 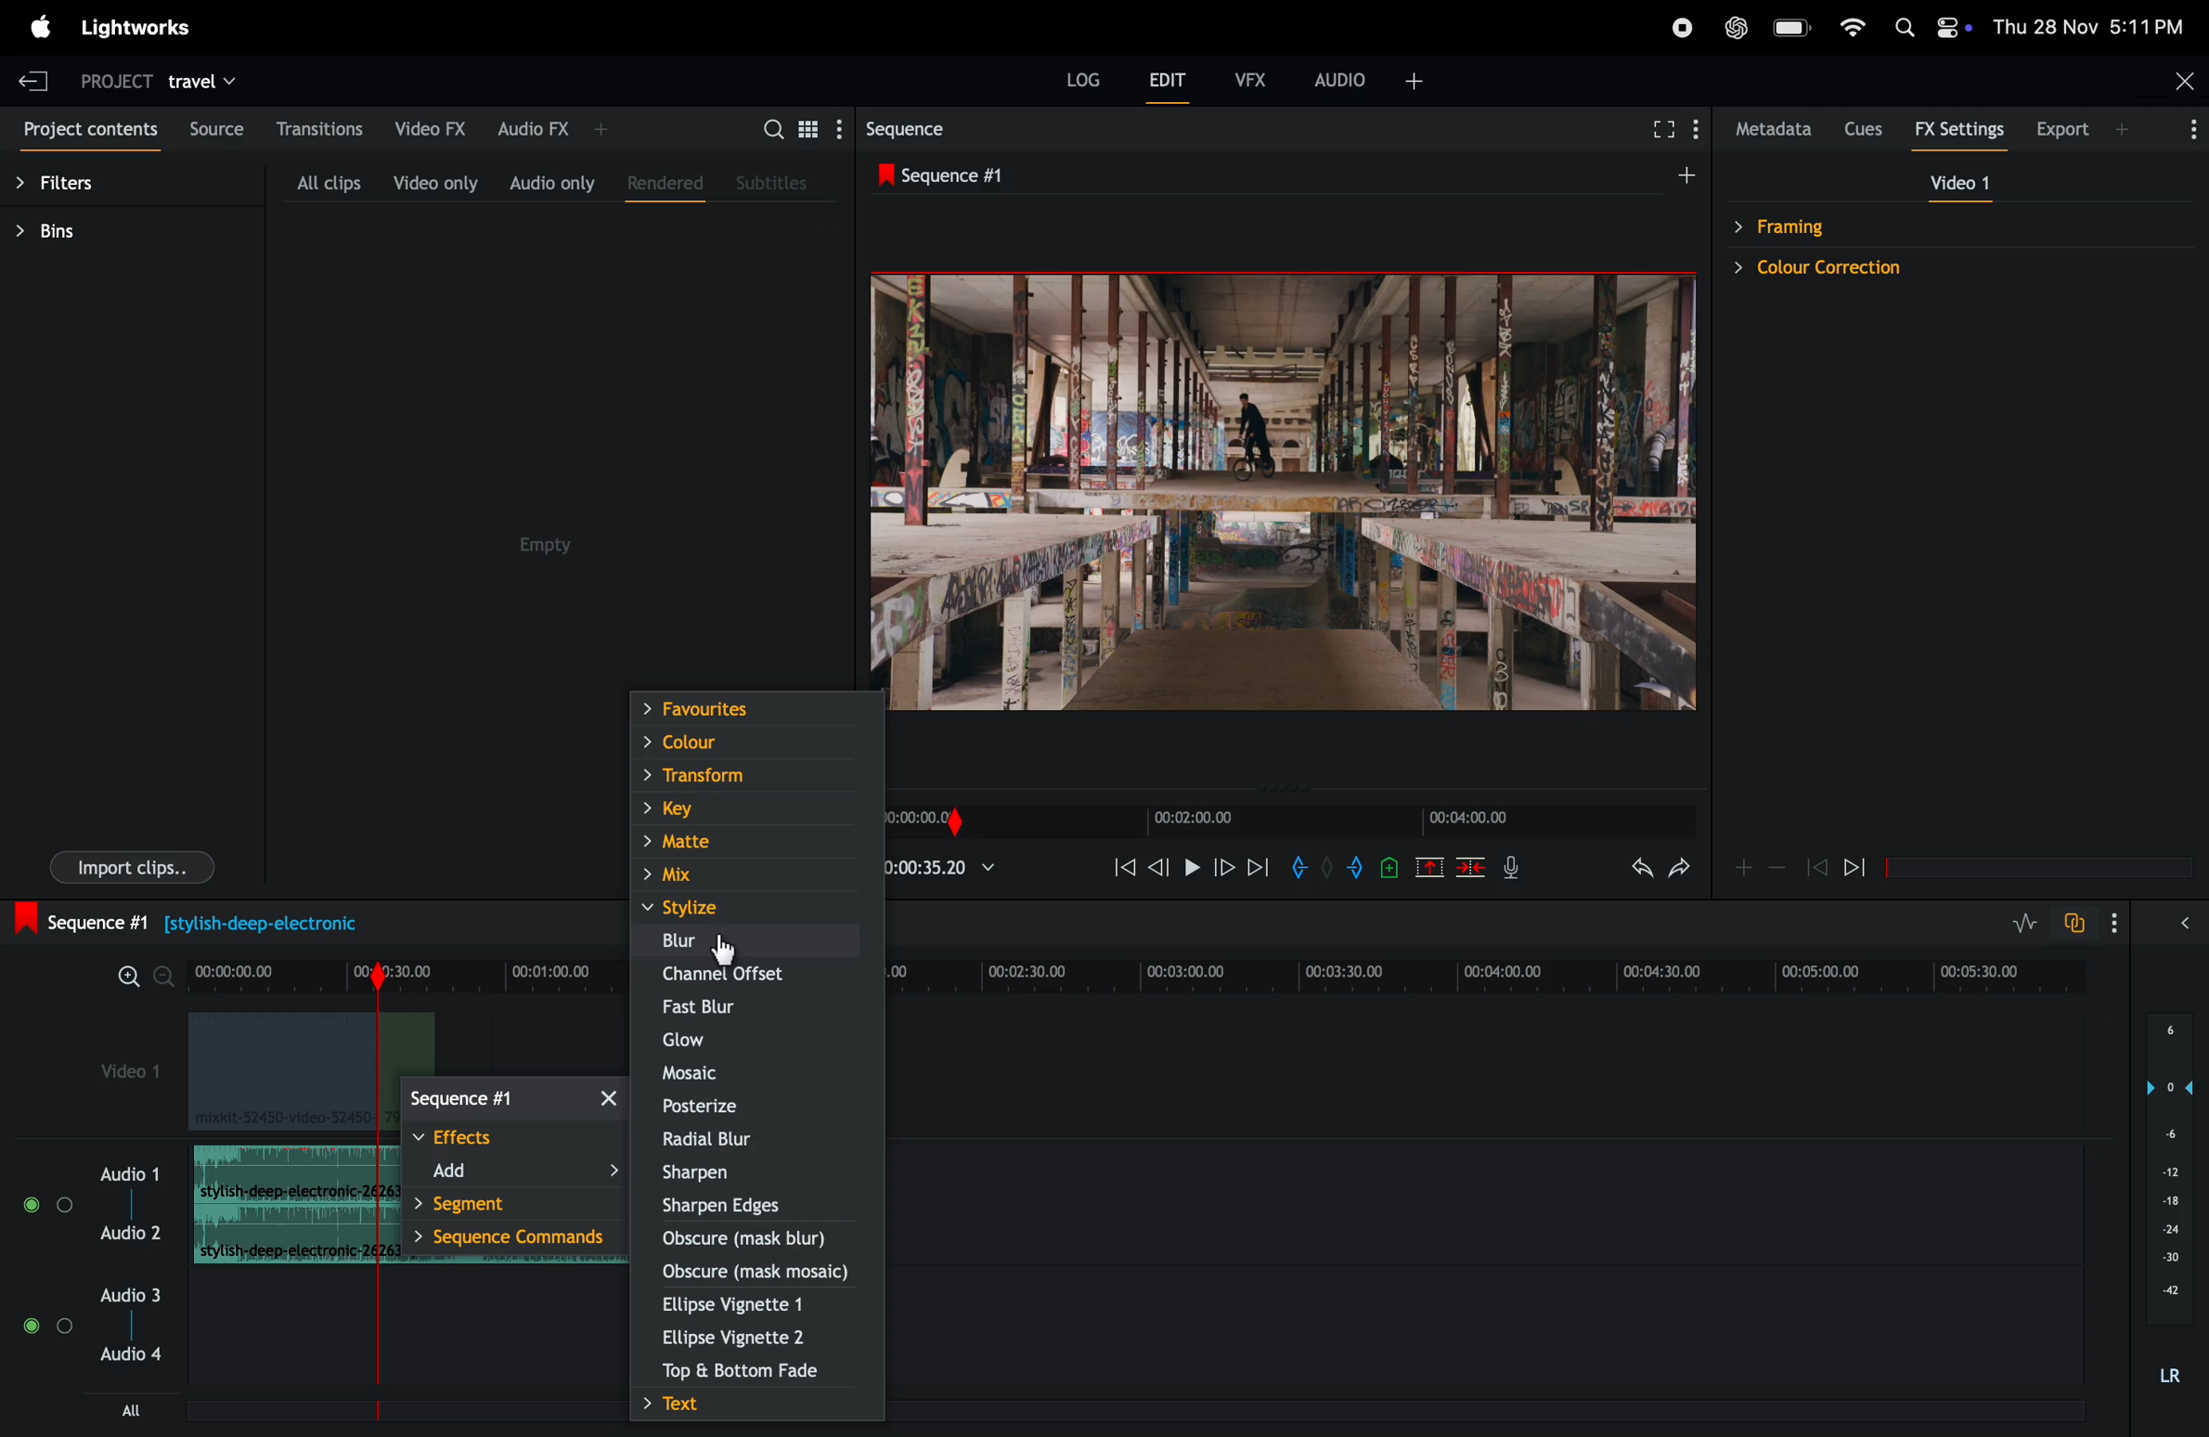 What do you see at coordinates (1673, 181) in the screenshot?
I see `add` at bounding box center [1673, 181].